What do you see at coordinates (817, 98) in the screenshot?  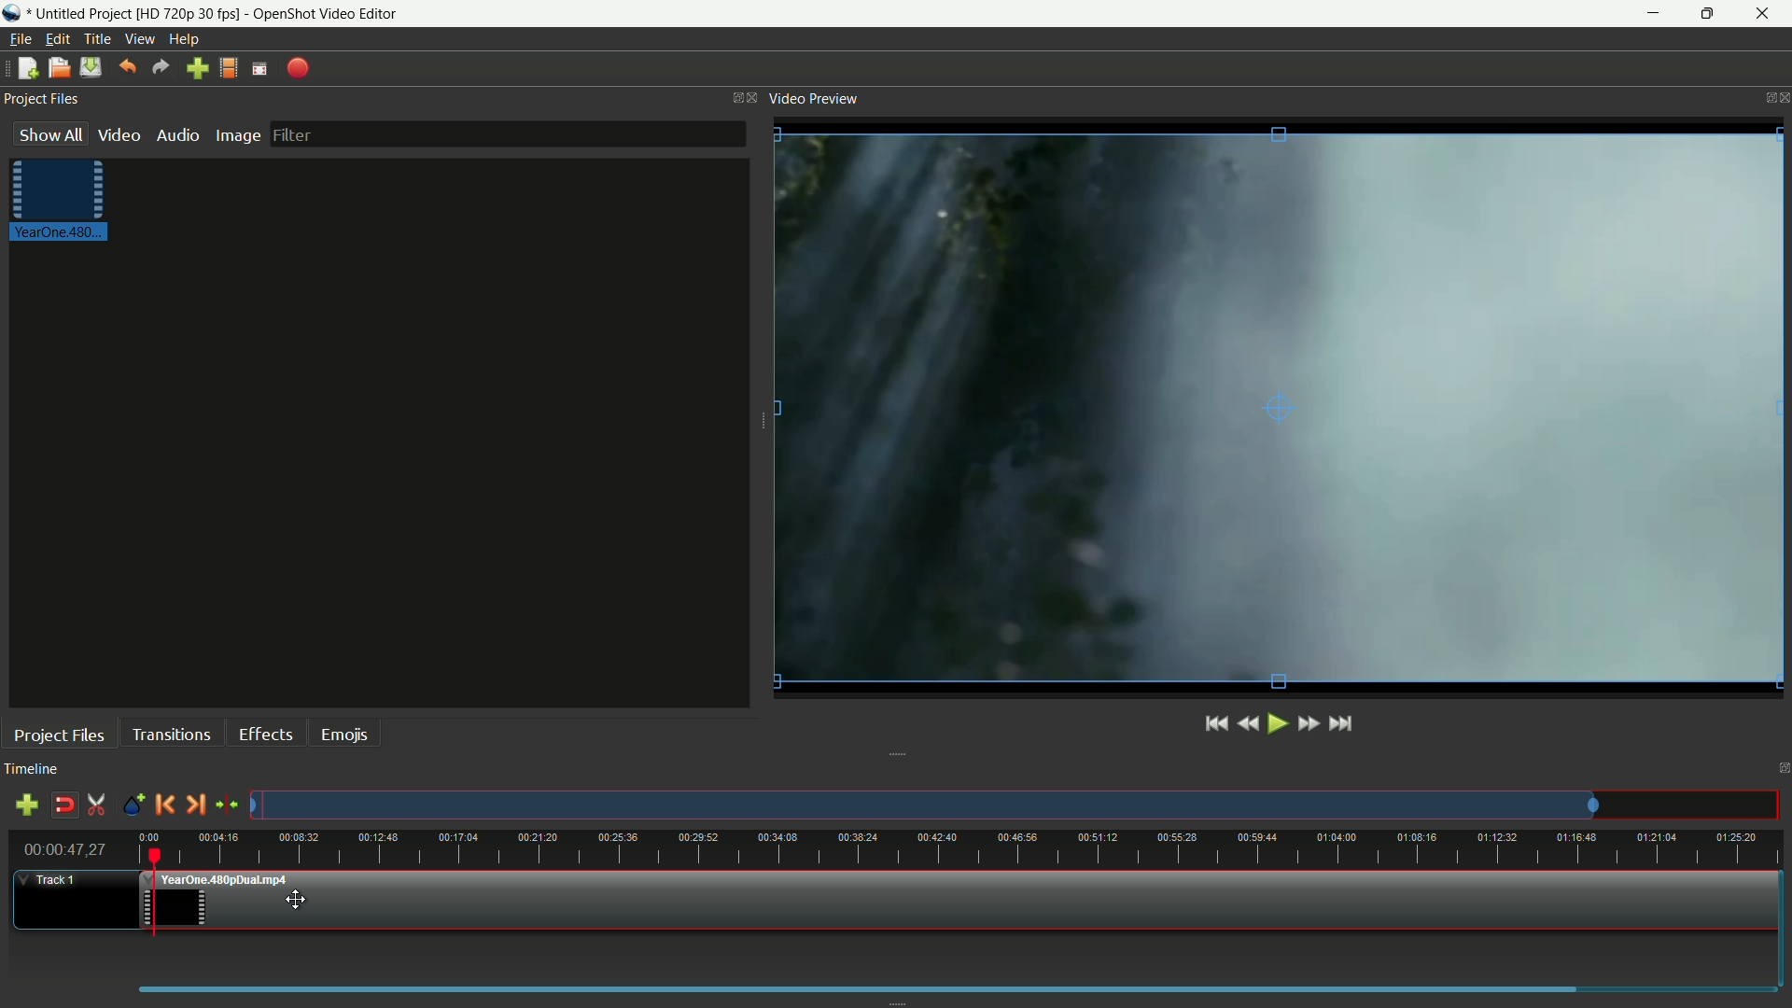 I see `video preview` at bounding box center [817, 98].